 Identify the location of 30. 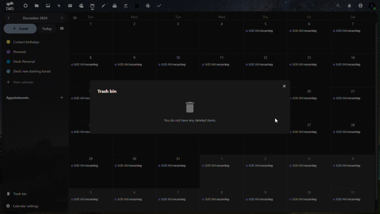
(130, 171).